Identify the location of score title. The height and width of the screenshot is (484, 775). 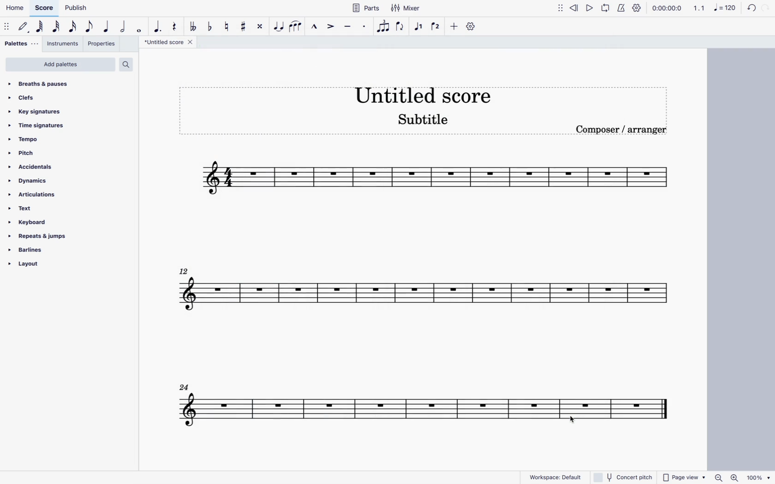
(169, 41).